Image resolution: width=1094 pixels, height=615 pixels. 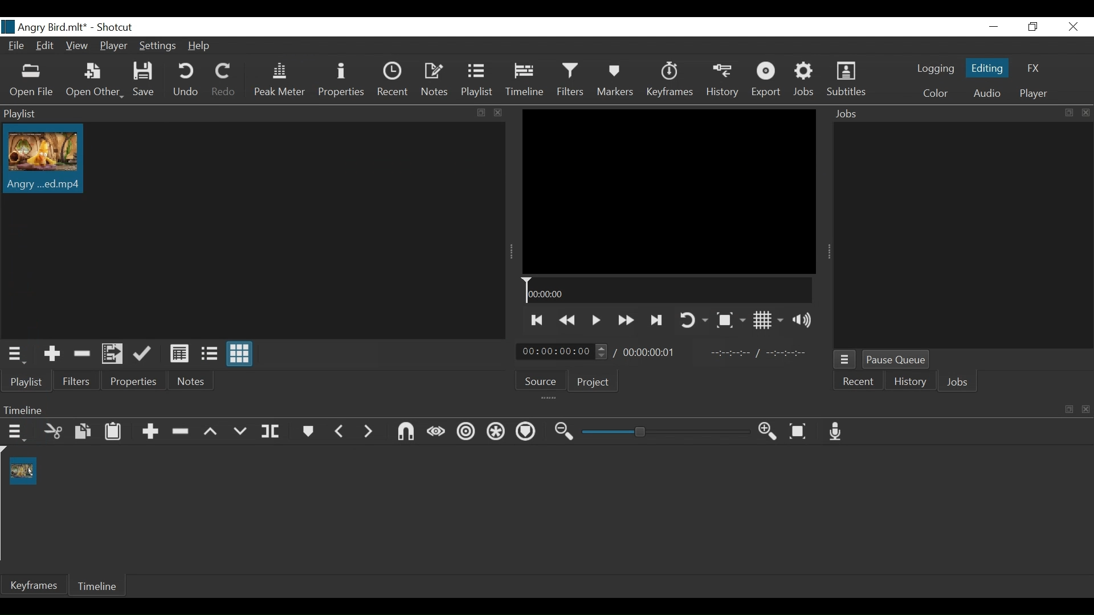 I want to click on Filters, so click(x=77, y=379).